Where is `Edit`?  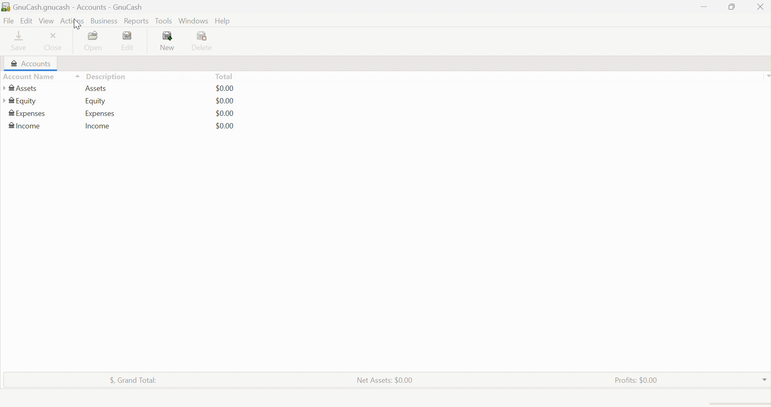
Edit is located at coordinates (25, 20).